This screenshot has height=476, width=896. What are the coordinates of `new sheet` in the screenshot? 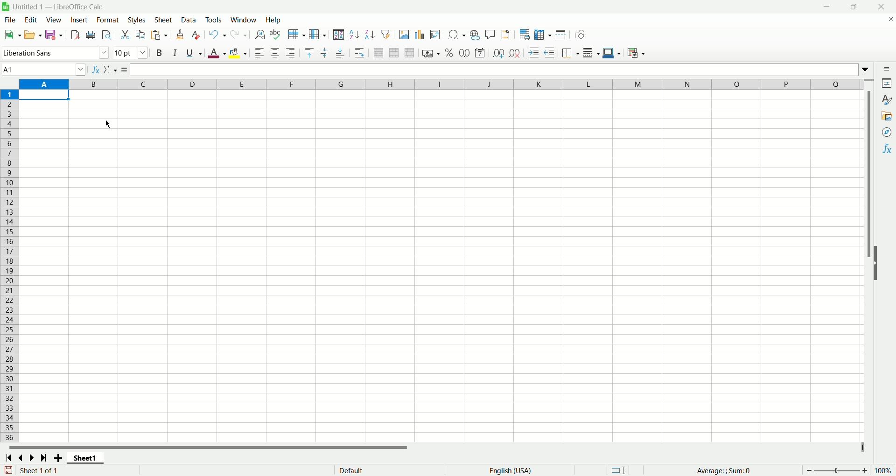 It's located at (60, 458).